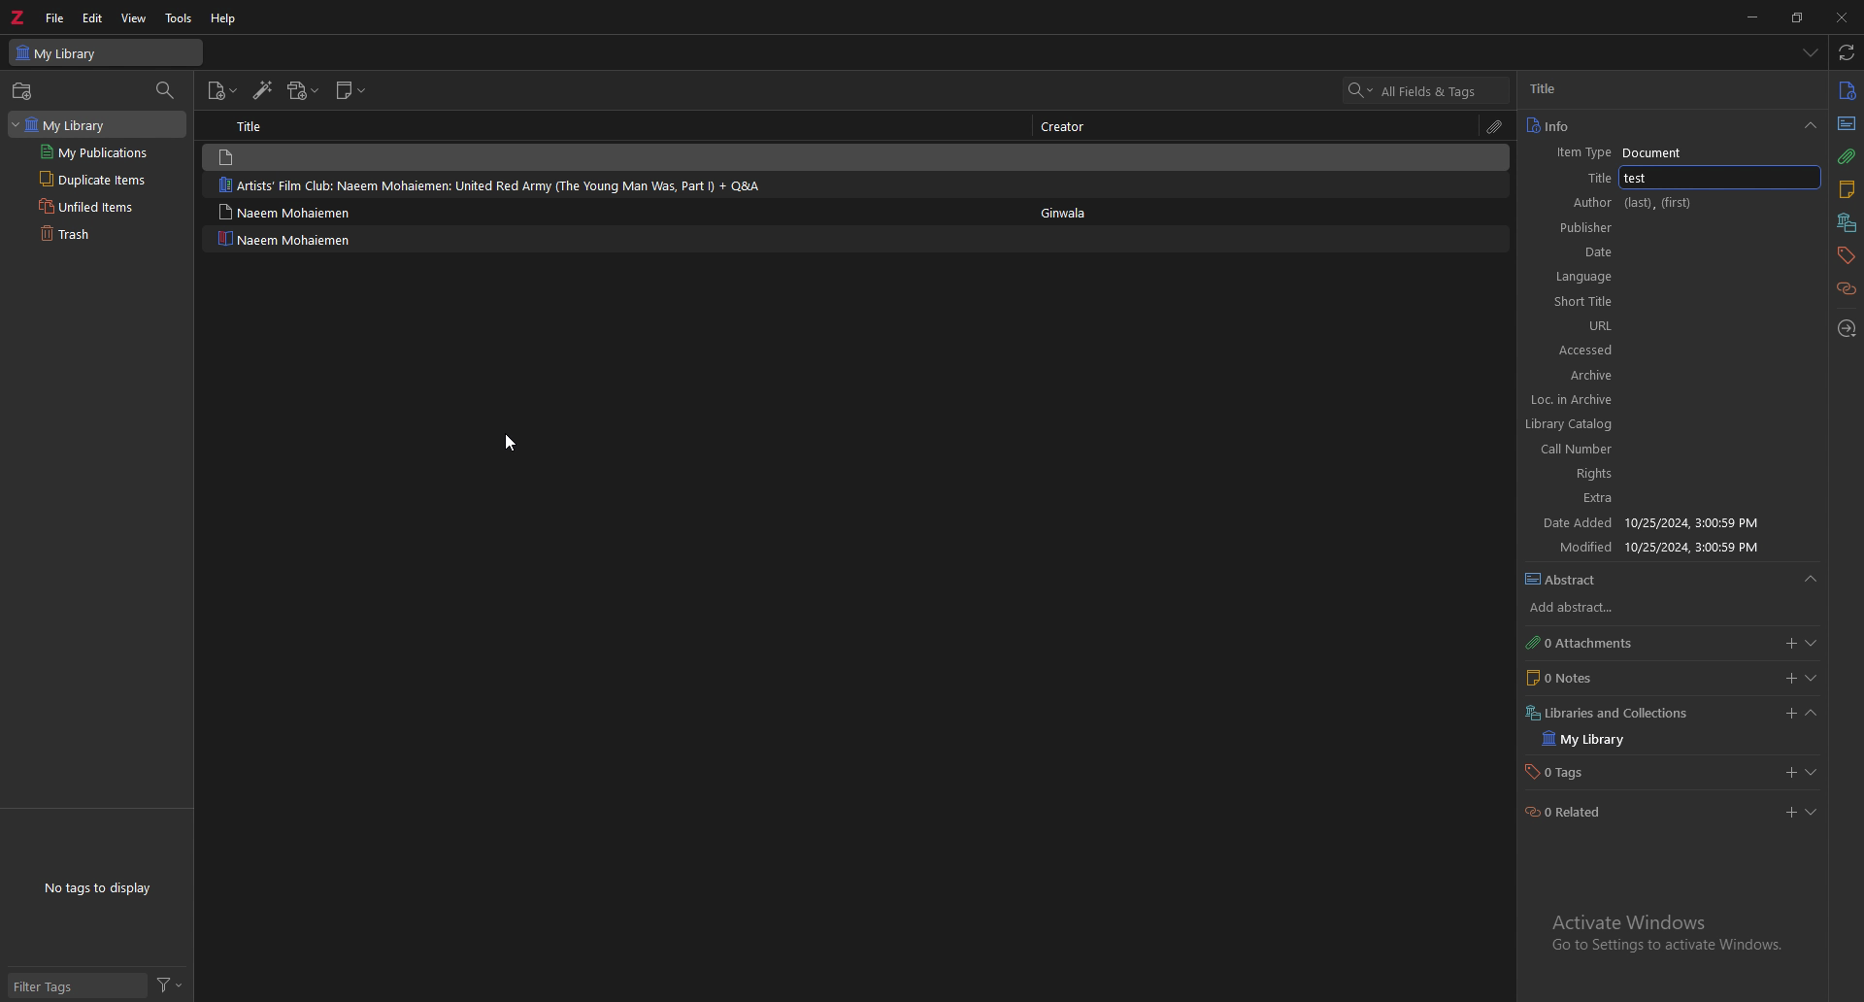  I want to click on call number, so click(1574, 679).